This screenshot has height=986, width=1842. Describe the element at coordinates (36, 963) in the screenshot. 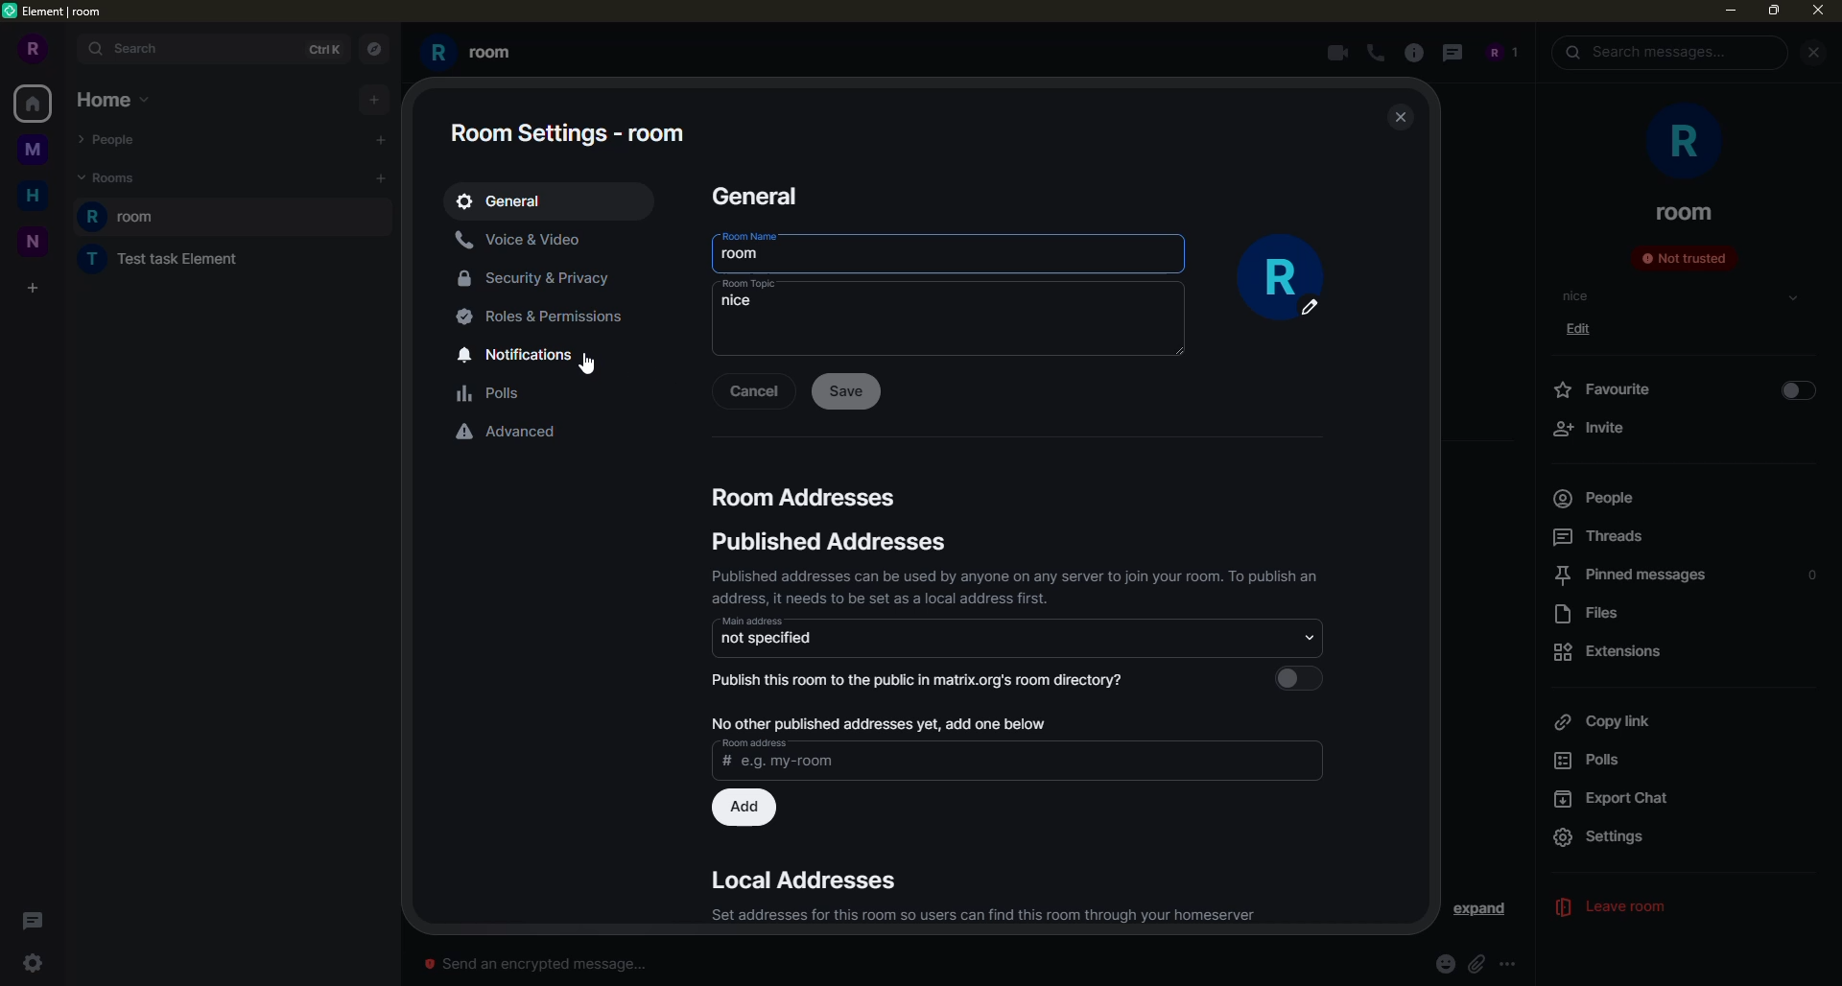

I see `settings` at that location.